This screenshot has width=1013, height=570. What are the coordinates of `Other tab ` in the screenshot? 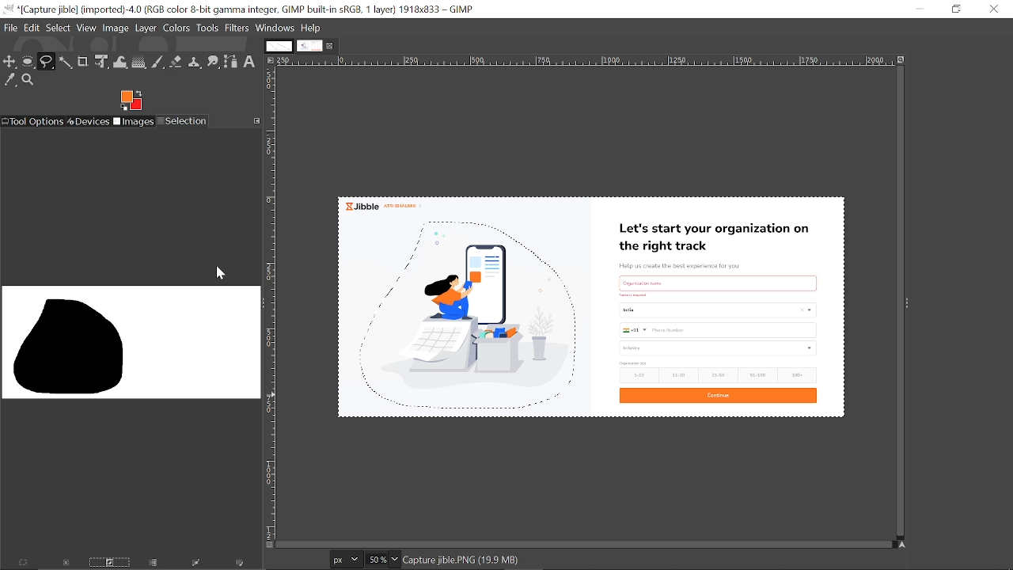 It's located at (279, 46).